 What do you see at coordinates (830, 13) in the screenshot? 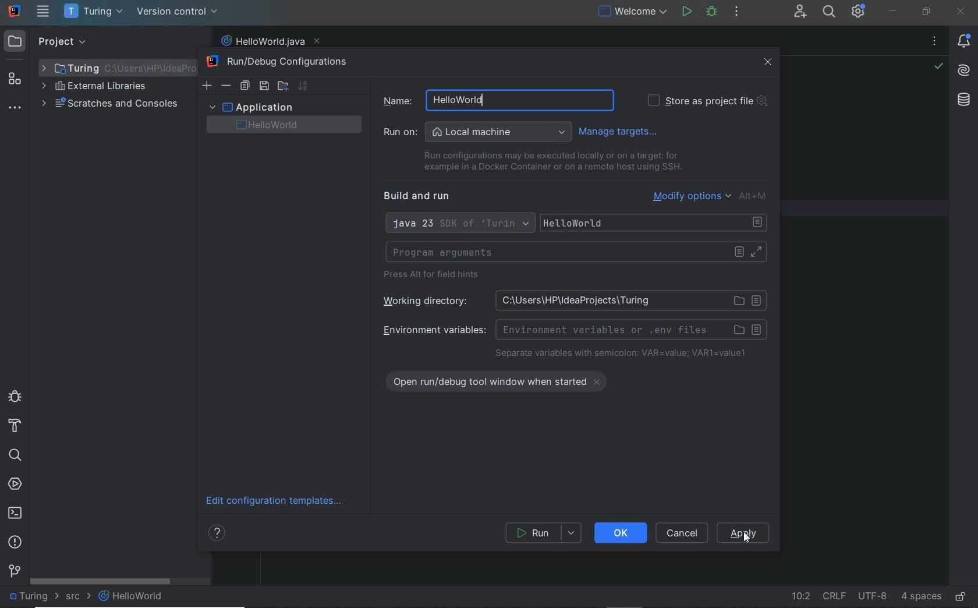
I see `search everywhere` at bounding box center [830, 13].